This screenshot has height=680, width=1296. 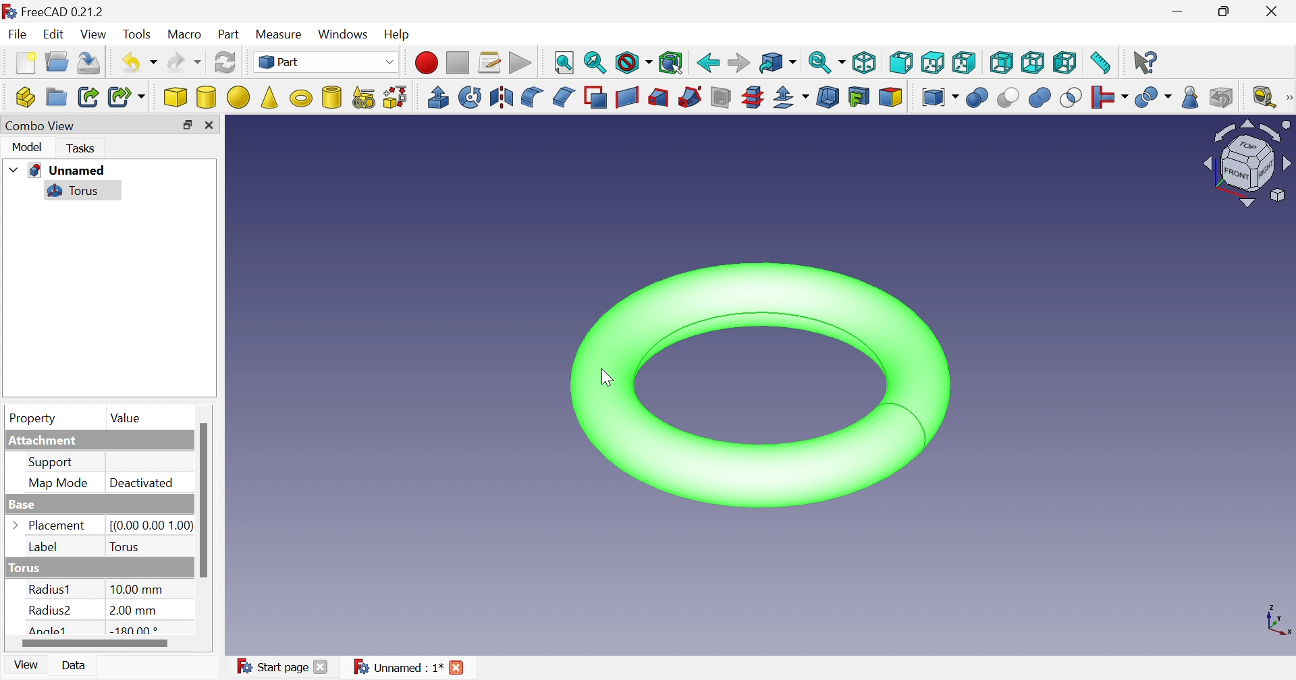 What do you see at coordinates (136, 590) in the screenshot?
I see `10.00 mm` at bounding box center [136, 590].